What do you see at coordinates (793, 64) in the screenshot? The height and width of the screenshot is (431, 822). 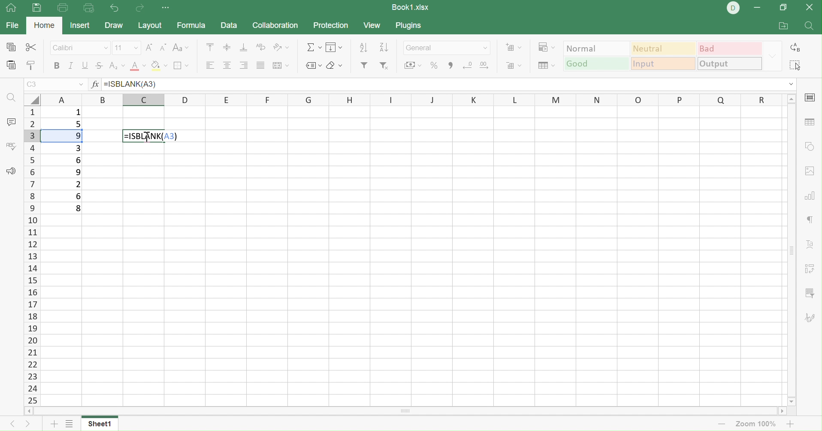 I see `Select all` at bounding box center [793, 64].